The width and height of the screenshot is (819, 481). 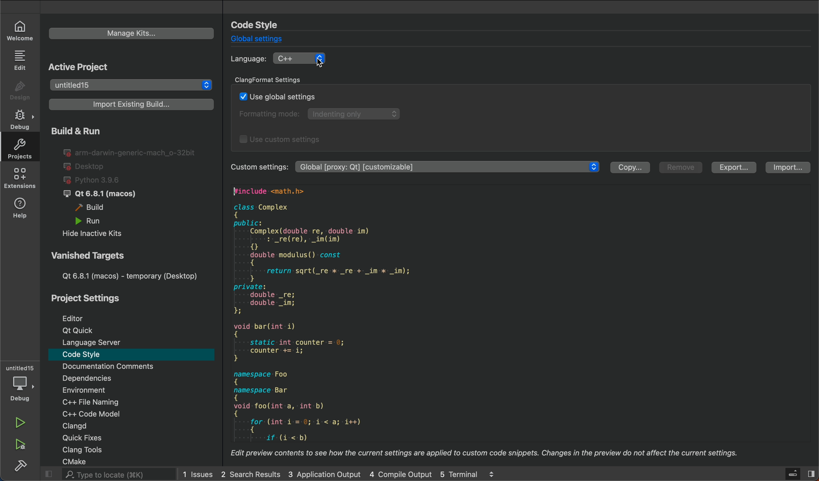 I want to click on project setting, so click(x=89, y=299).